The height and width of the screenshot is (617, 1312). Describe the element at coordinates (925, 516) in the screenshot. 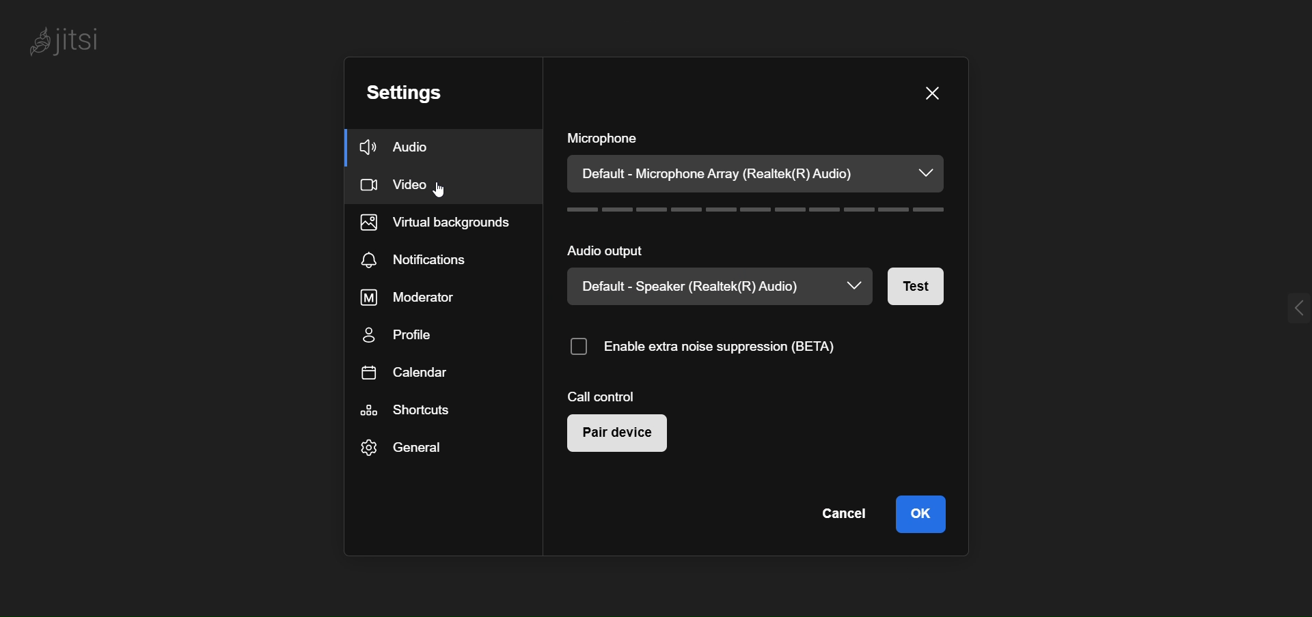

I see `ok` at that location.